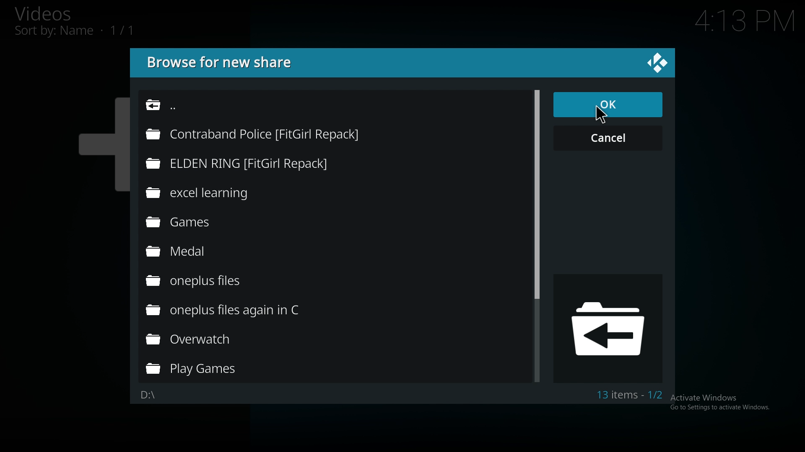 Image resolution: width=805 pixels, height=452 pixels. I want to click on folder, so click(207, 339).